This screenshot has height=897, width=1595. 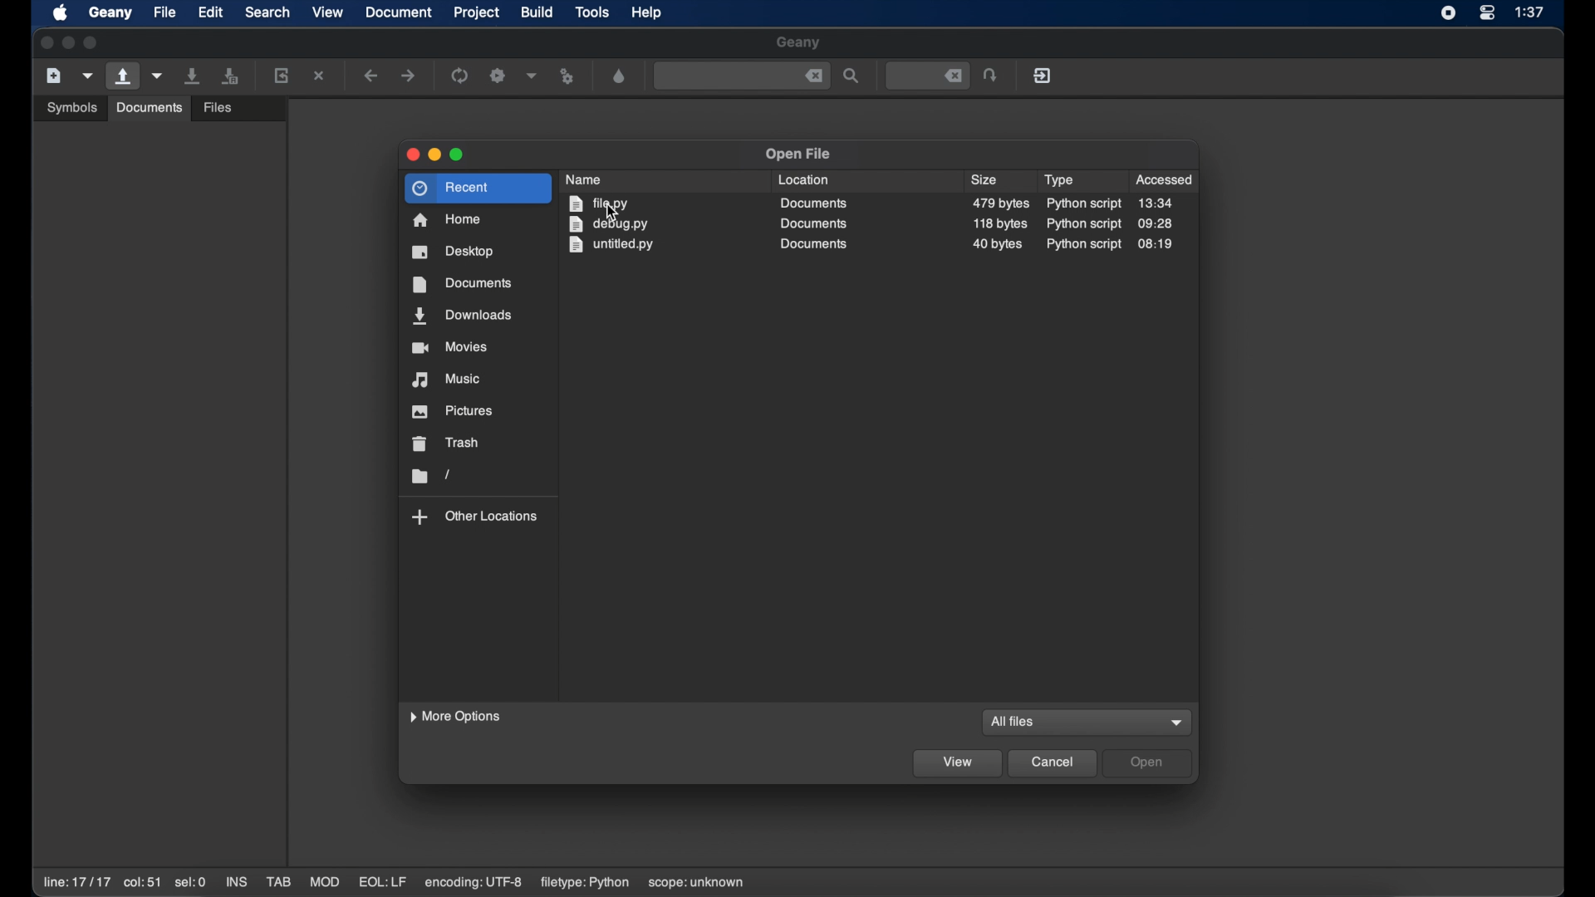 I want to click on jump to the entered line number, so click(x=926, y=75).